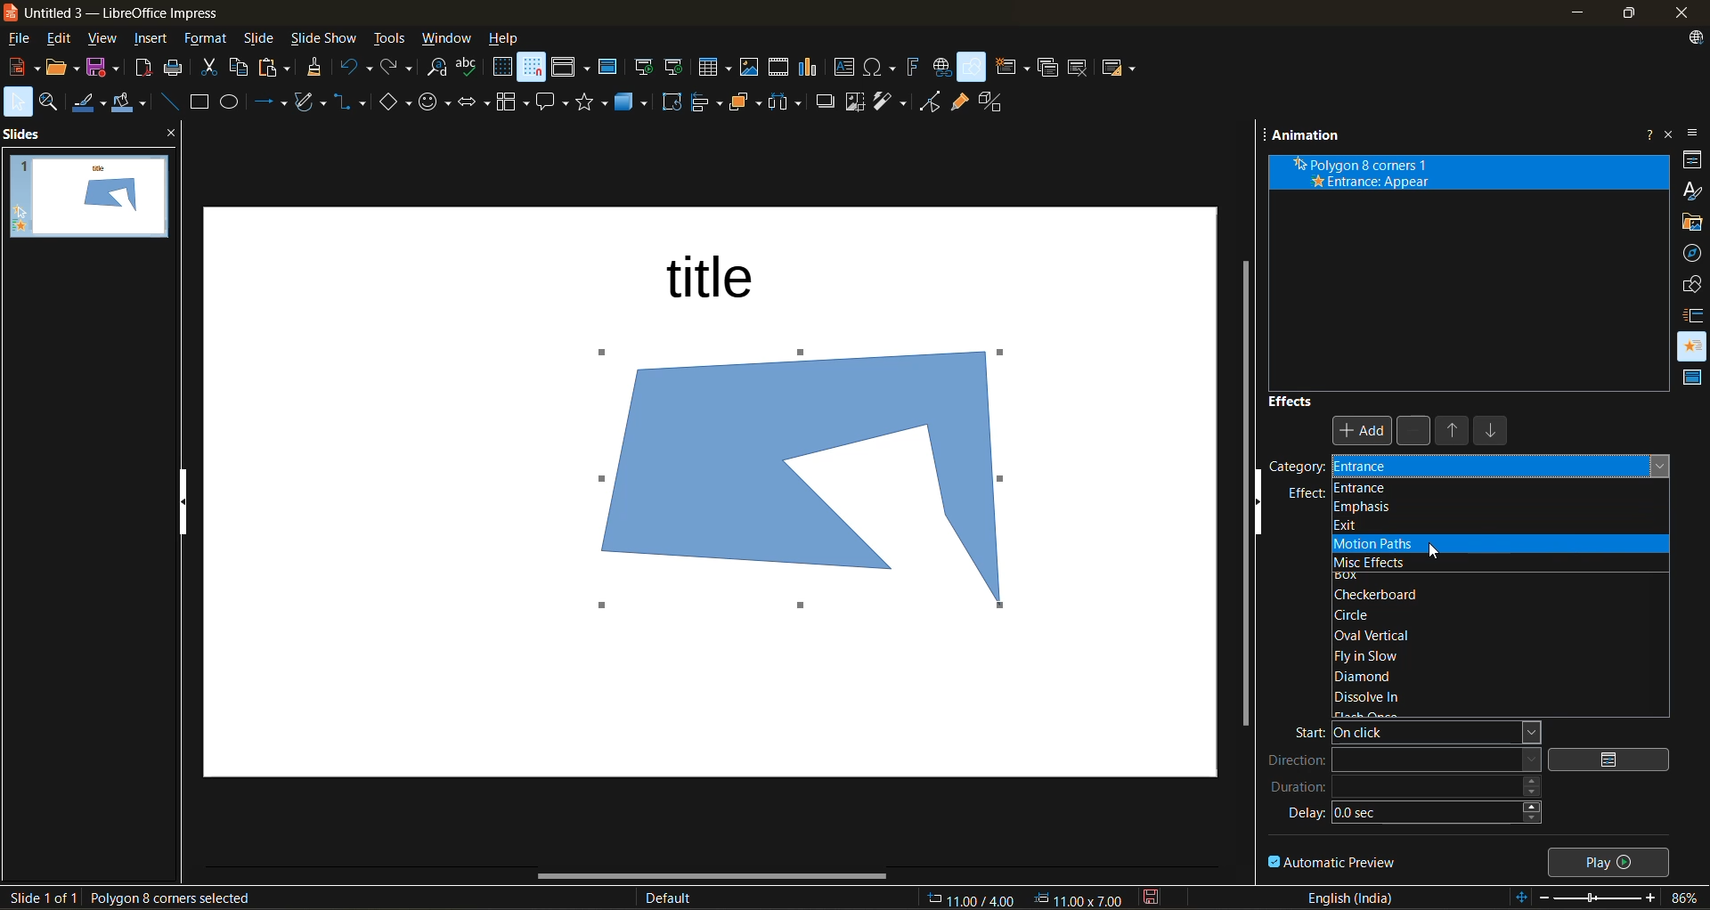 The height and width of the screenshot is (910, 1710). Describe the element at coordinates (842, 69) in the screenshot. I see `insert textbox` at that location.